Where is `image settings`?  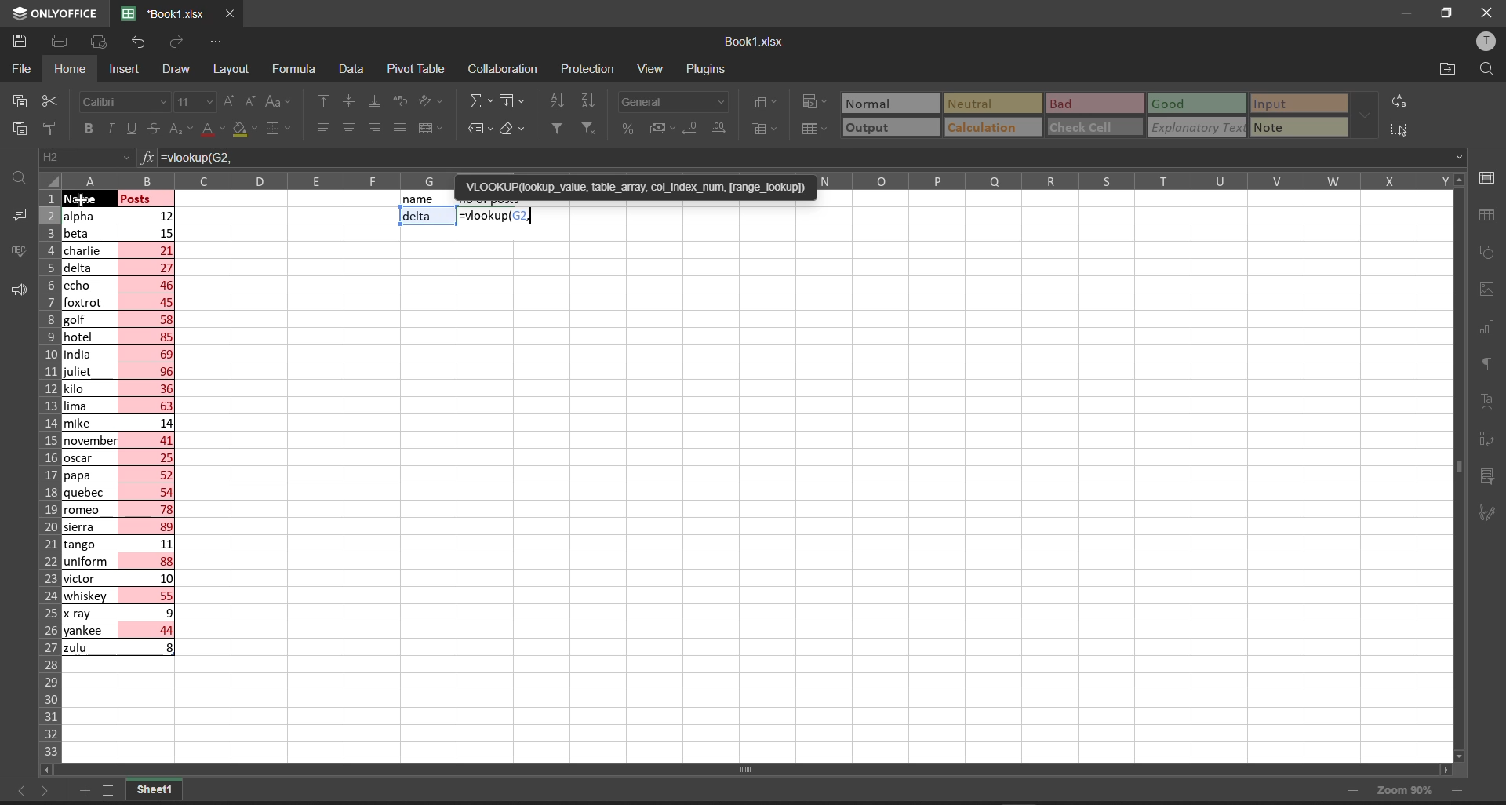
image settings is located at coordinates (1488, 293).